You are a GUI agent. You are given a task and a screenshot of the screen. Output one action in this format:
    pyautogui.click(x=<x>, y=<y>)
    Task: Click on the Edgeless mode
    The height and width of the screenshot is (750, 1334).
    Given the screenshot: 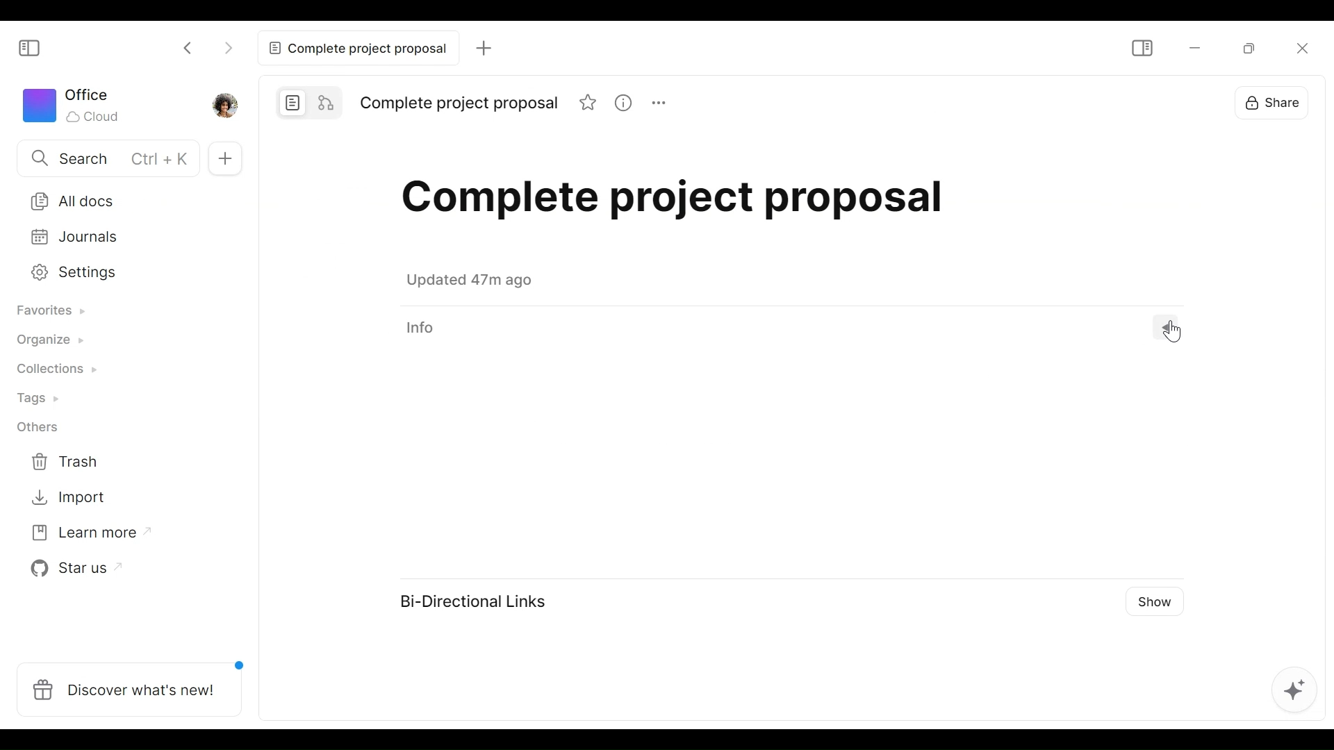 What is the action you would take?
    pyautogui.click(x=326, y=101)
    